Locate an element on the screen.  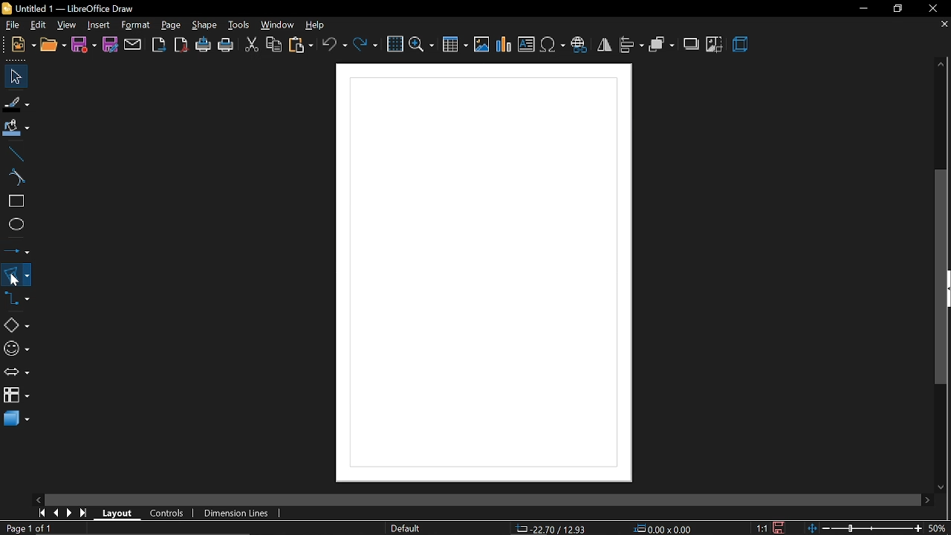
print is located at coordinates (227, 45).